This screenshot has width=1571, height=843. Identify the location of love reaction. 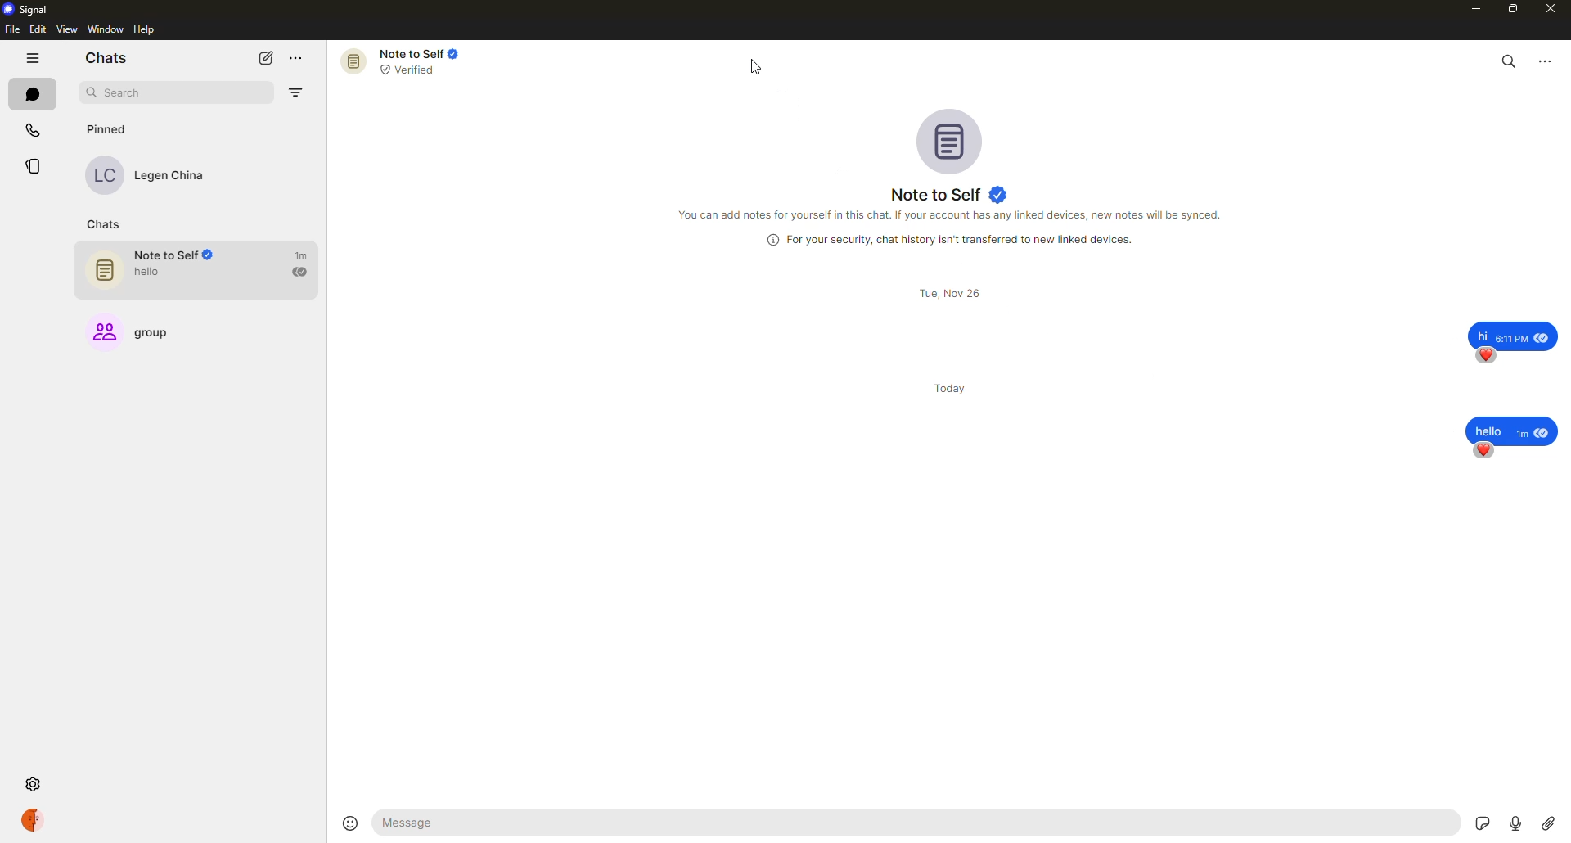
(1486, 355).